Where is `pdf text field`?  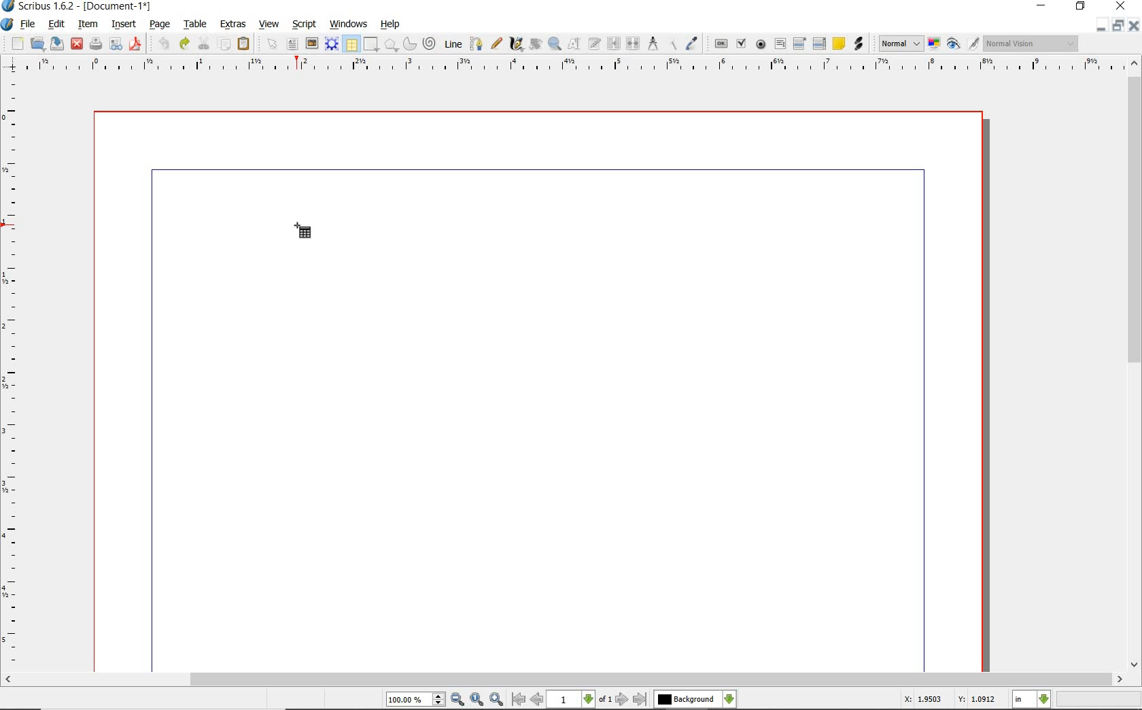
pdf text field is located at coordinates (780, 44).